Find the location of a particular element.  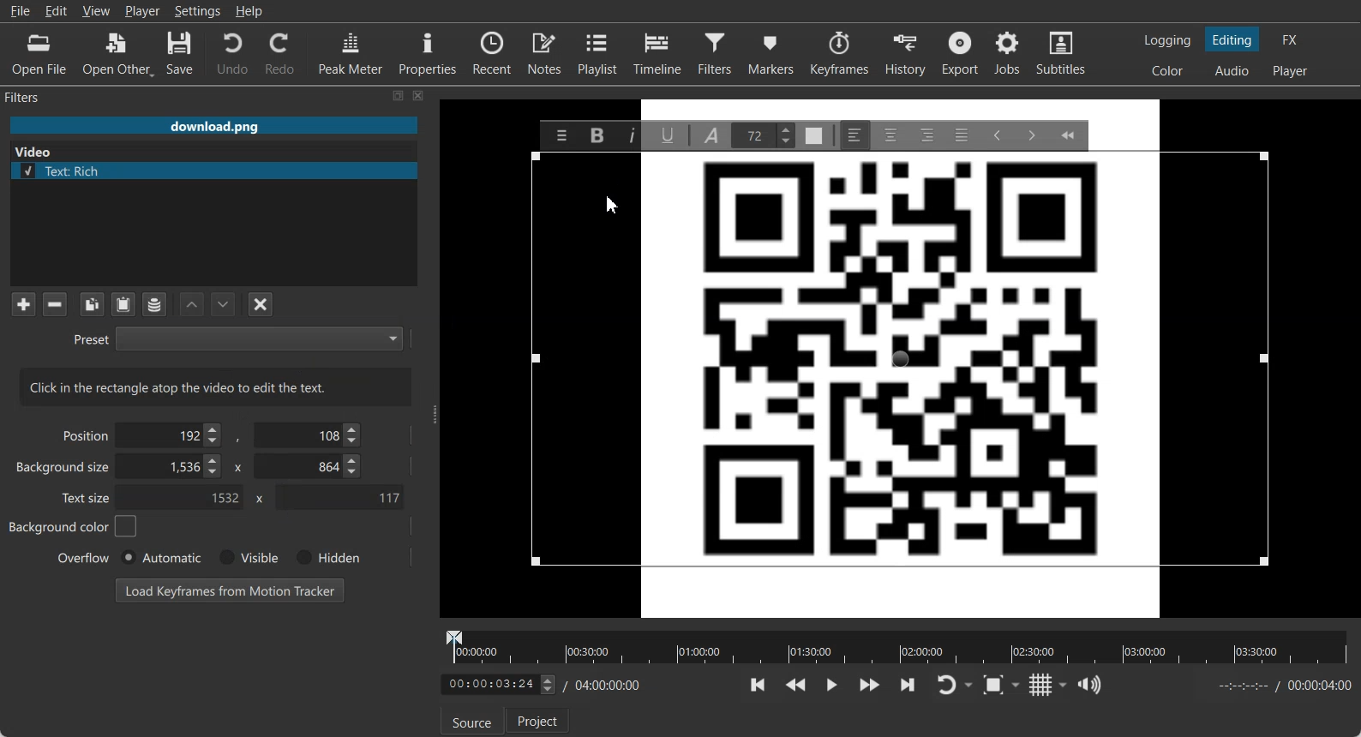

x is located at coordinates (256, 499).